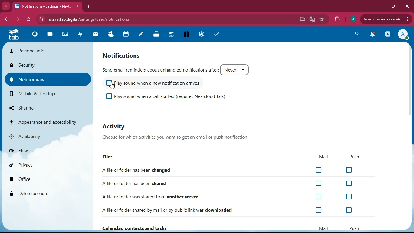 Image resolution: width=414 pixels, height=233 pixels. Describe the element at coordinates (319, 157) in the screenshot. I see `mail` at that location.